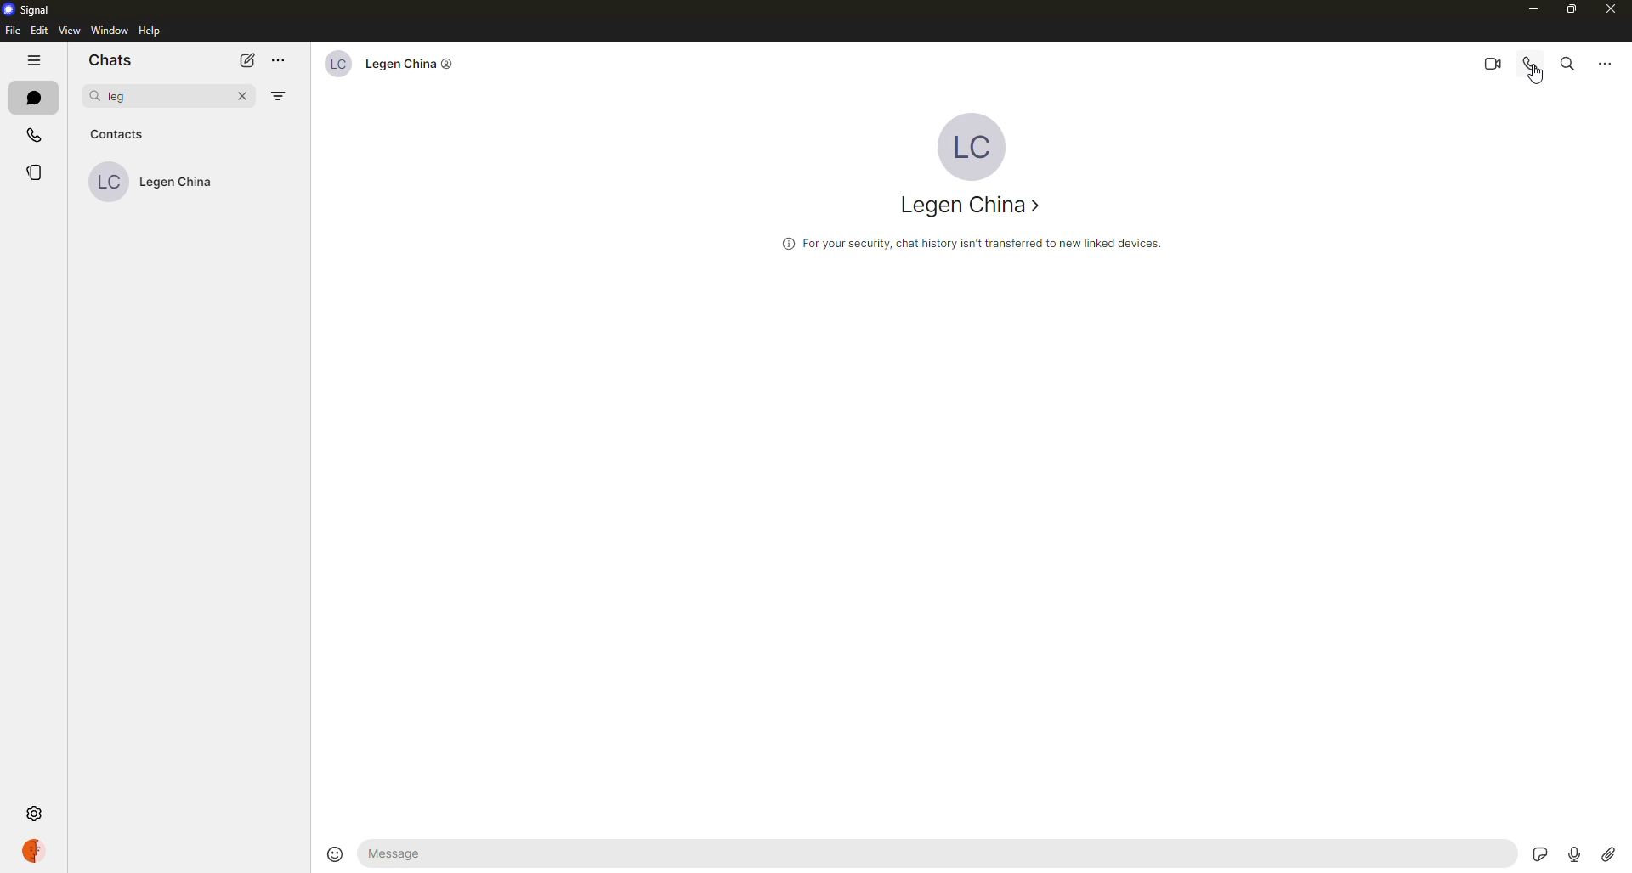 Image resolution: width=1632 pixels, height=873 pixels. Describe the element at coordinates (971, 206) in the screenshot. I see `contact` at that location.